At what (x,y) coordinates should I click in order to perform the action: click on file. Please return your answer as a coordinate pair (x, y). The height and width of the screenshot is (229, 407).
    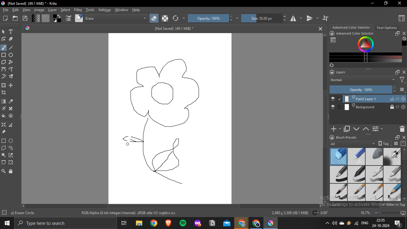
    Looking at the image, I should click on (6, 10).